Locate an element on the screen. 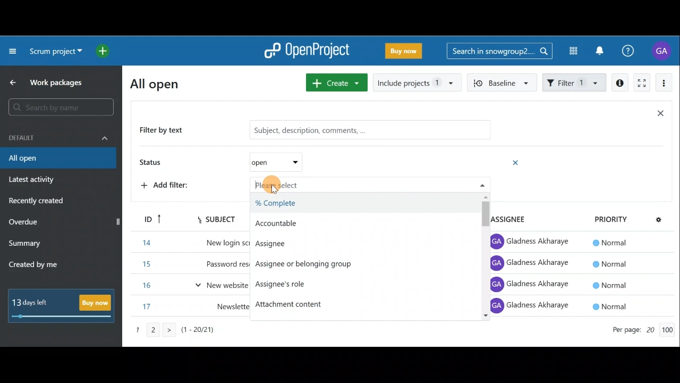  Item 16 is located at coordinates (186, 284).